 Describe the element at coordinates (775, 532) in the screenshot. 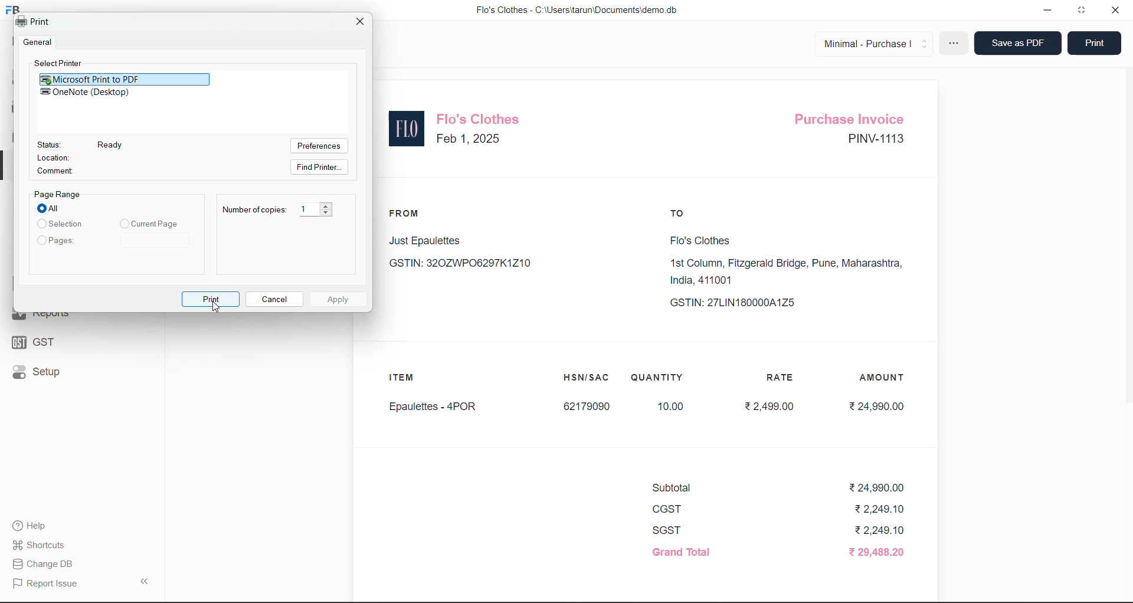

I see `SGST ₹2,249.10` at that location.